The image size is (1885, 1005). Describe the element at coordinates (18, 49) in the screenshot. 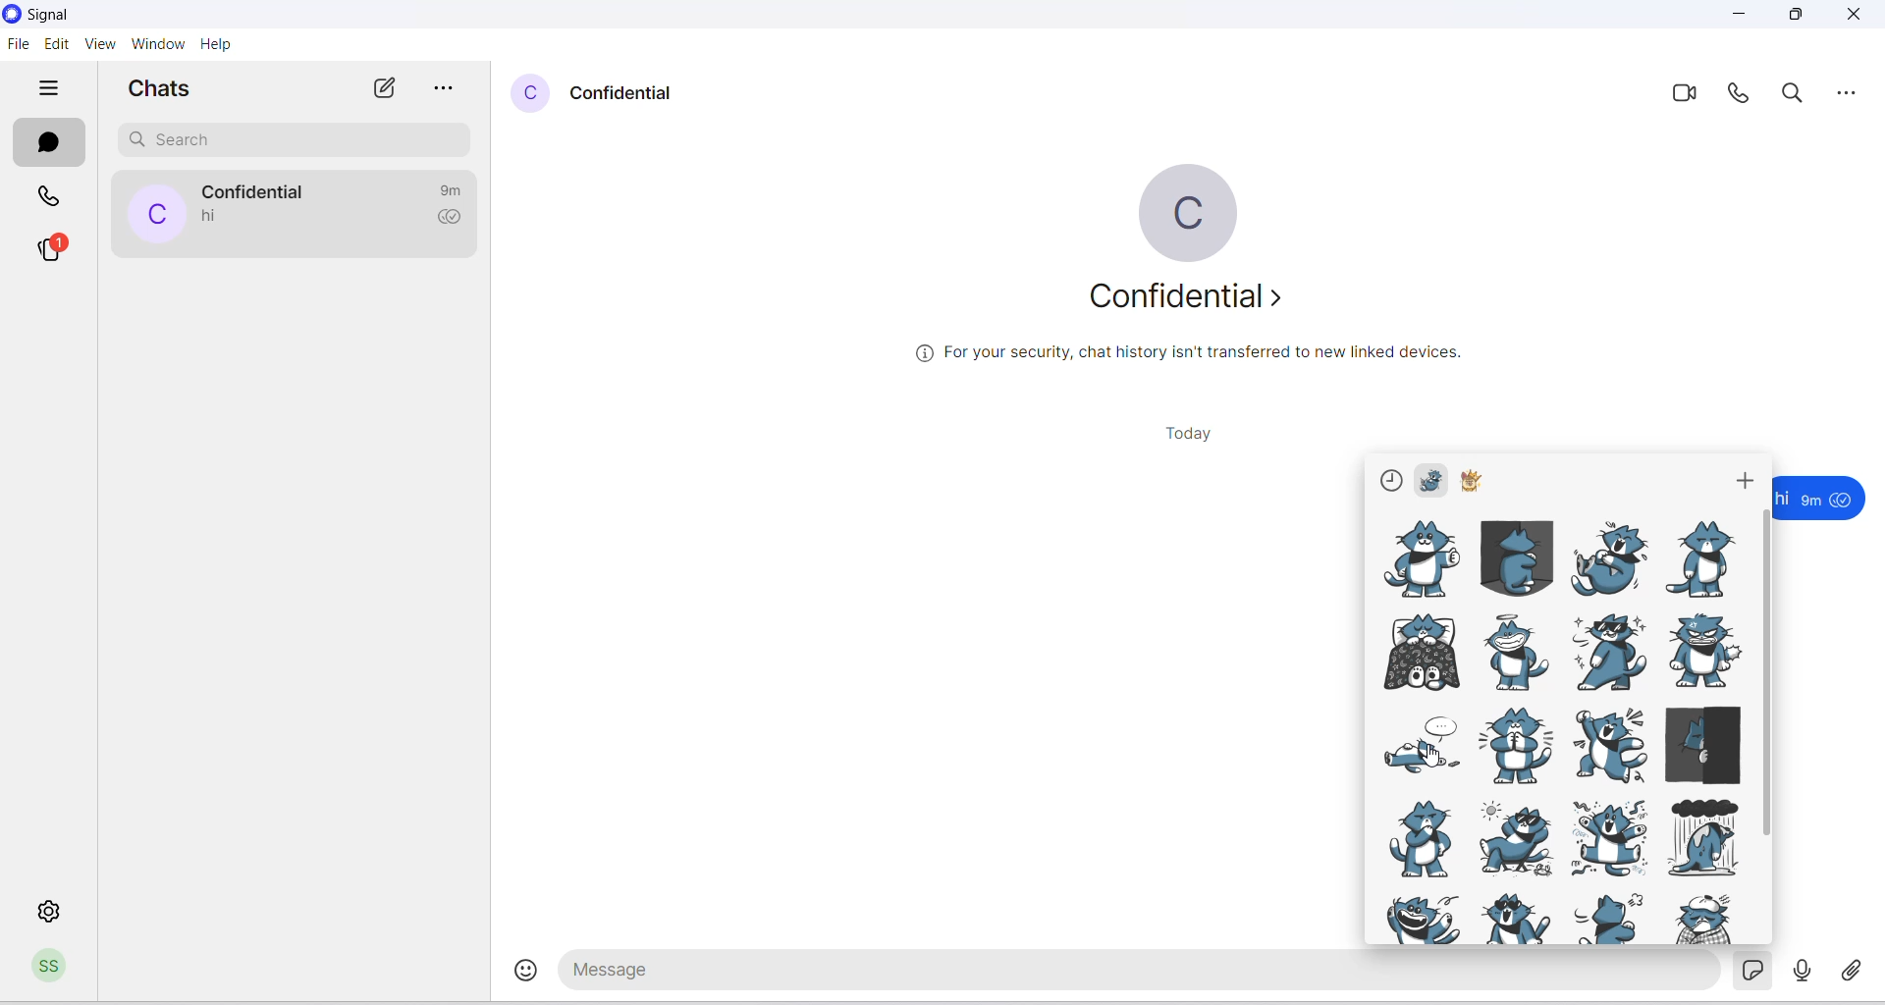

I see `file` at that location.